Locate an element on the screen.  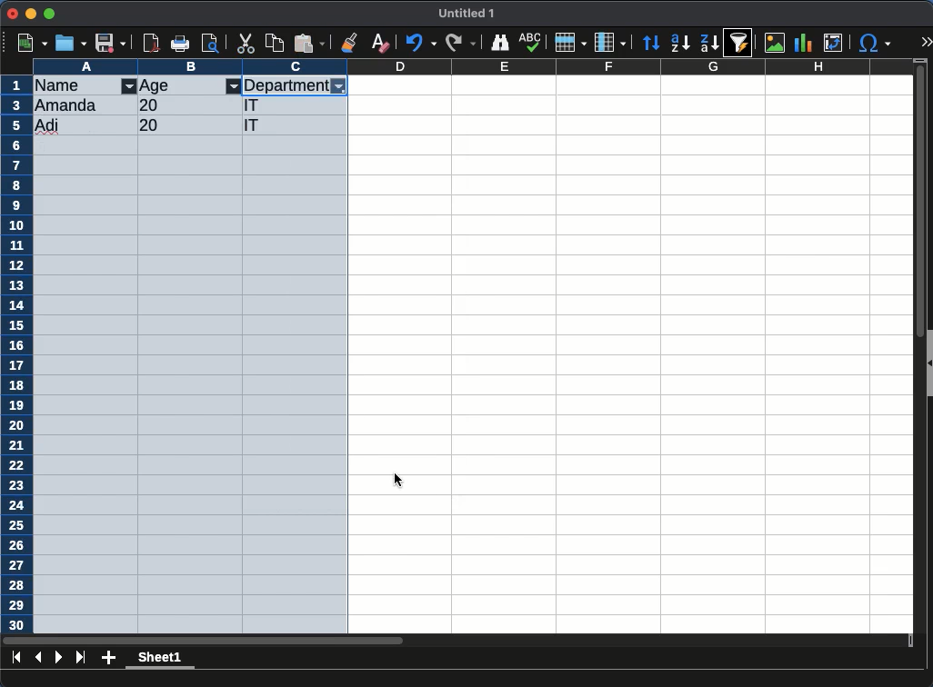
rows is located at coordinates (16, 354).